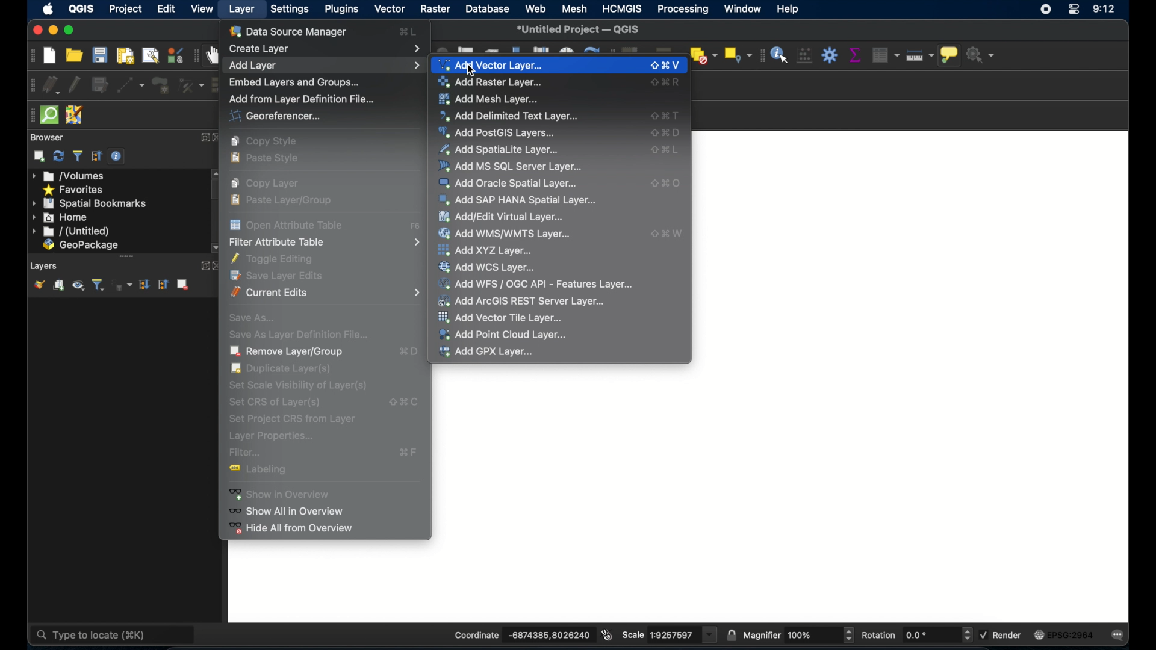 This screenshot has height=650, width=1156. What do you see at coordinates (82, 9) in the screenshot?
I see `QGIS` at bounding box center [82, 9].